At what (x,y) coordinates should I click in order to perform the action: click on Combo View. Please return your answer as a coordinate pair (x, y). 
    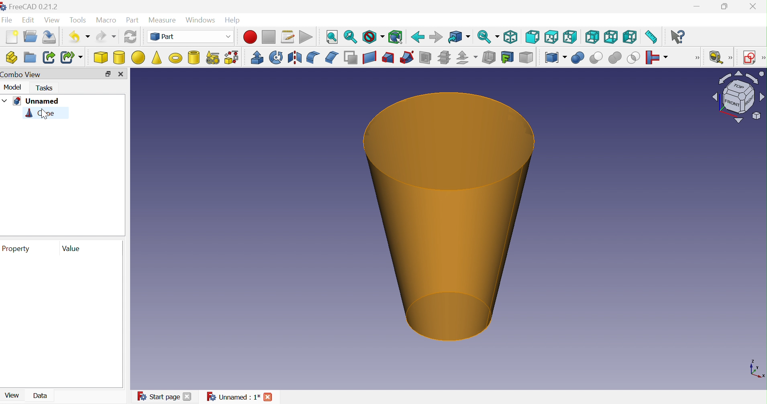
    Looking at the image, I should click on (23, 75).